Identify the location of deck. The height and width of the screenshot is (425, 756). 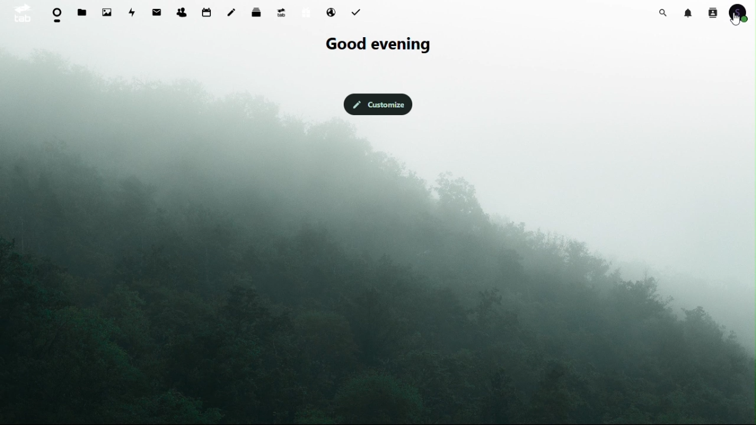
(259, 11).